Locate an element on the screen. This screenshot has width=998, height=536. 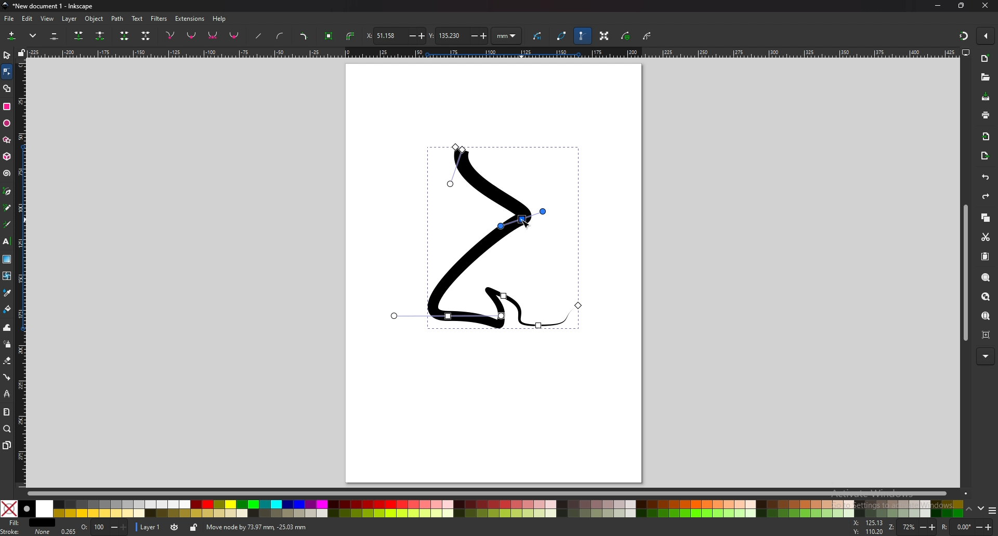
fill is located at coordinates (29, 523).